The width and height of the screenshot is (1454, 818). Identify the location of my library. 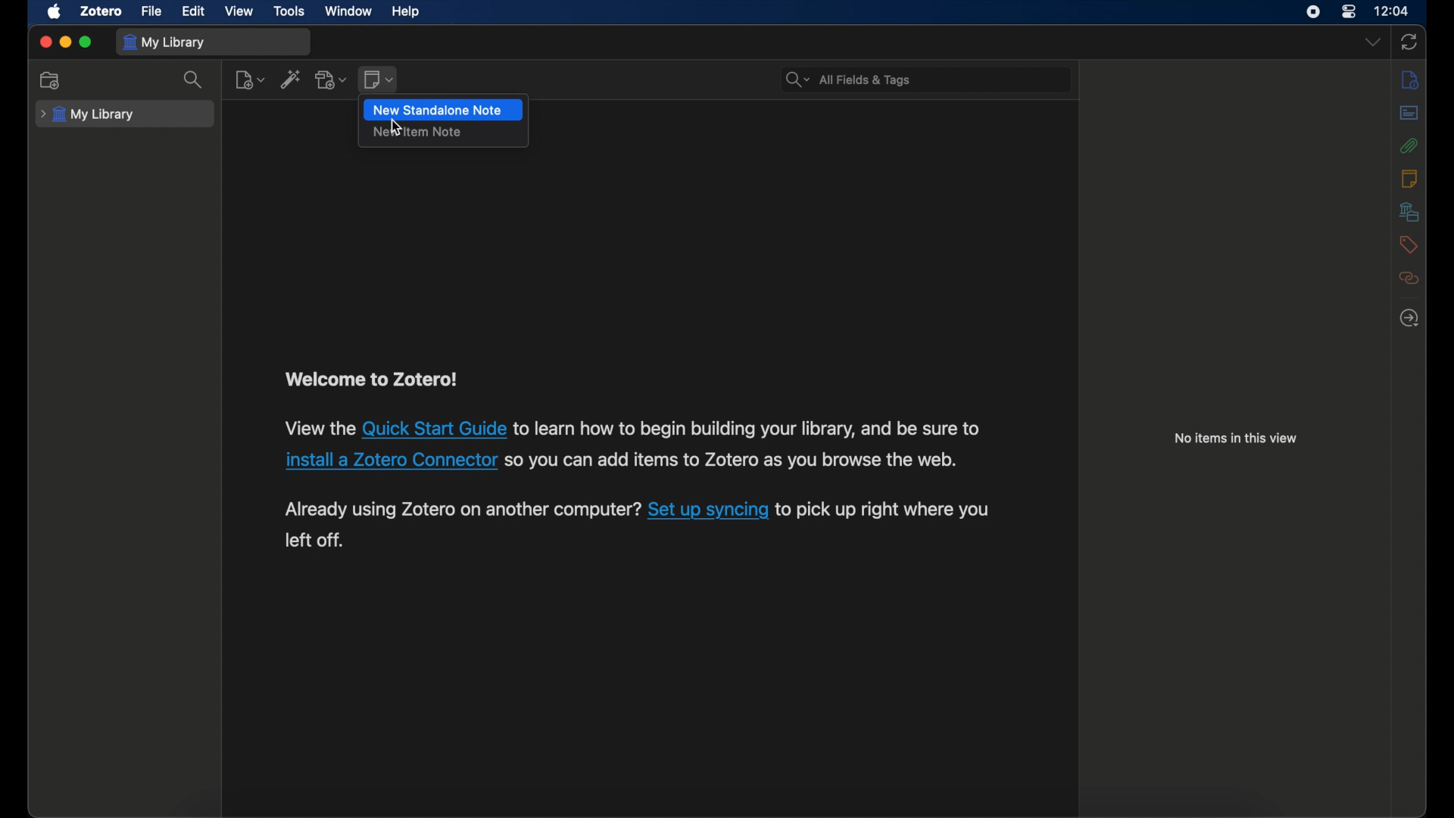
(87, 114).